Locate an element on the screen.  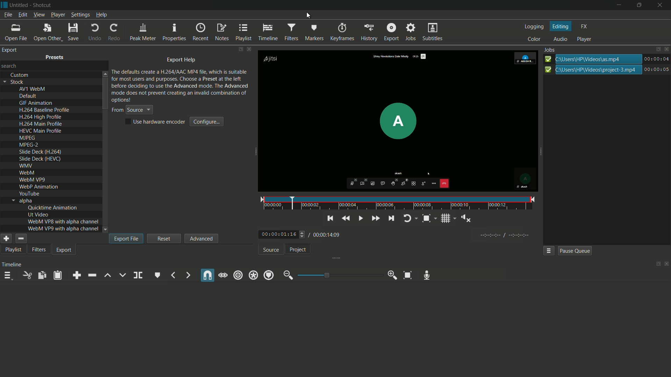
markers is located at coordinates (314, 32).